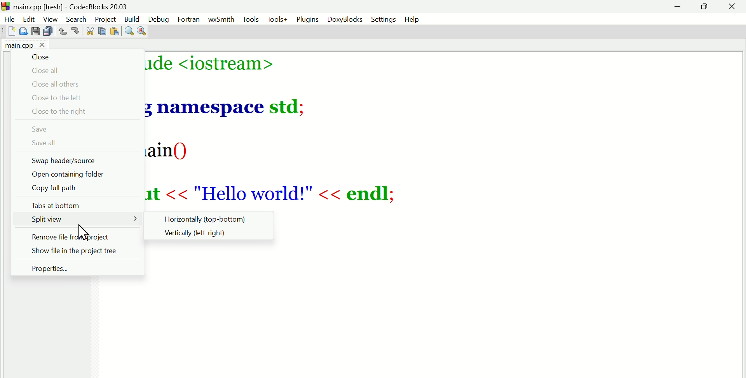 The width and height of the screenshot is (746, 378). Describe the element at coordinates (250, 19) in the screenshot. I see `tools` at that location.